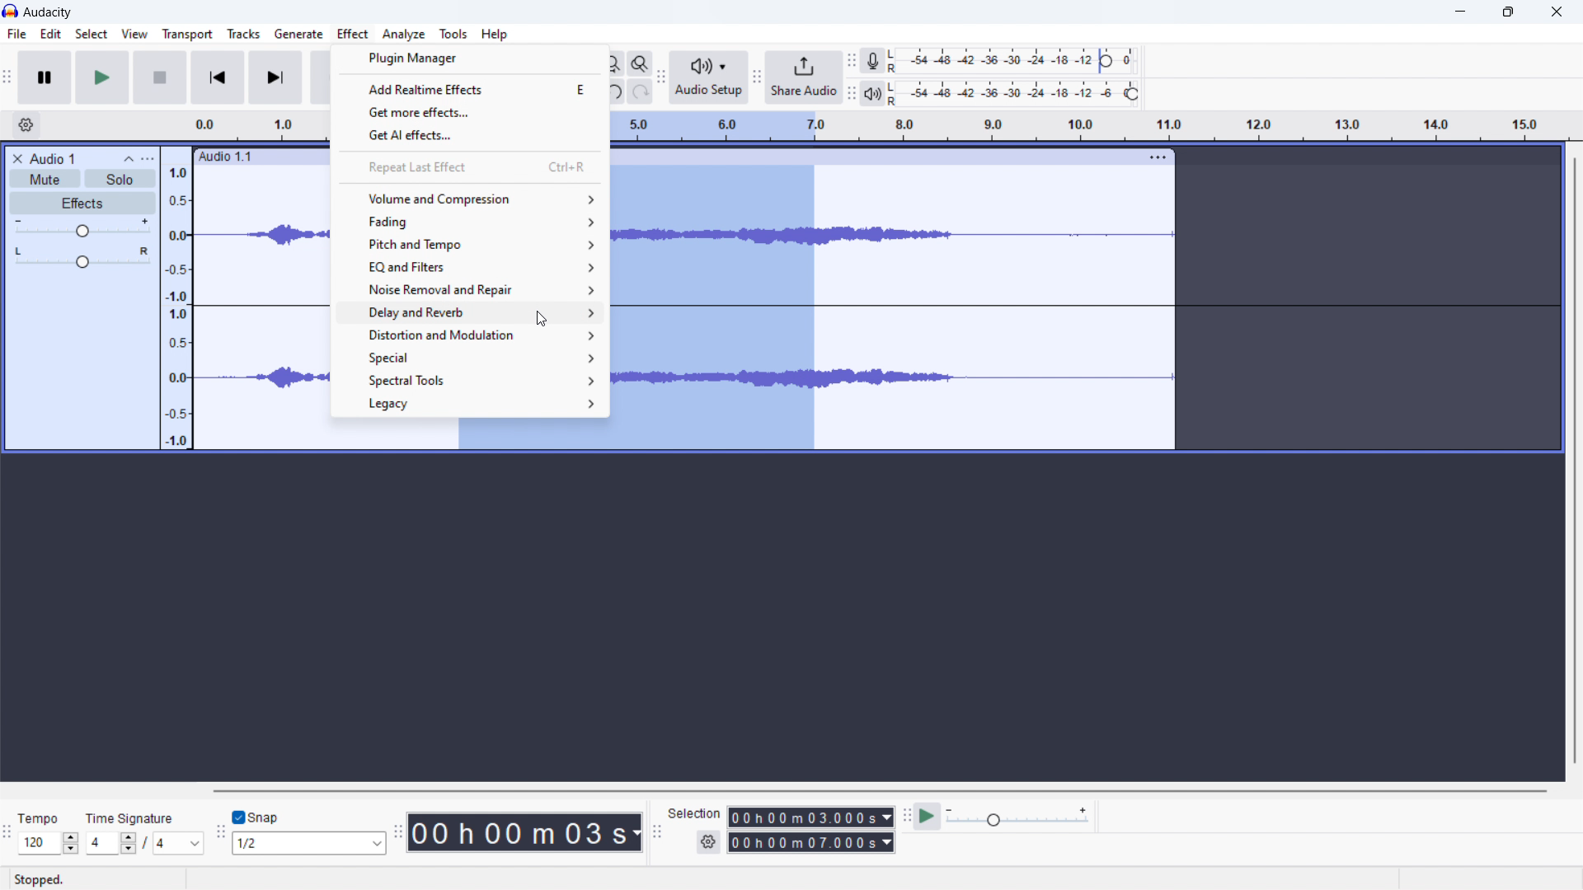 This screenshot has height=890, width=1583. What do you see at coordinates (44, 77) in the screenshot?
I see `pause` at bounding box center [44, 77].